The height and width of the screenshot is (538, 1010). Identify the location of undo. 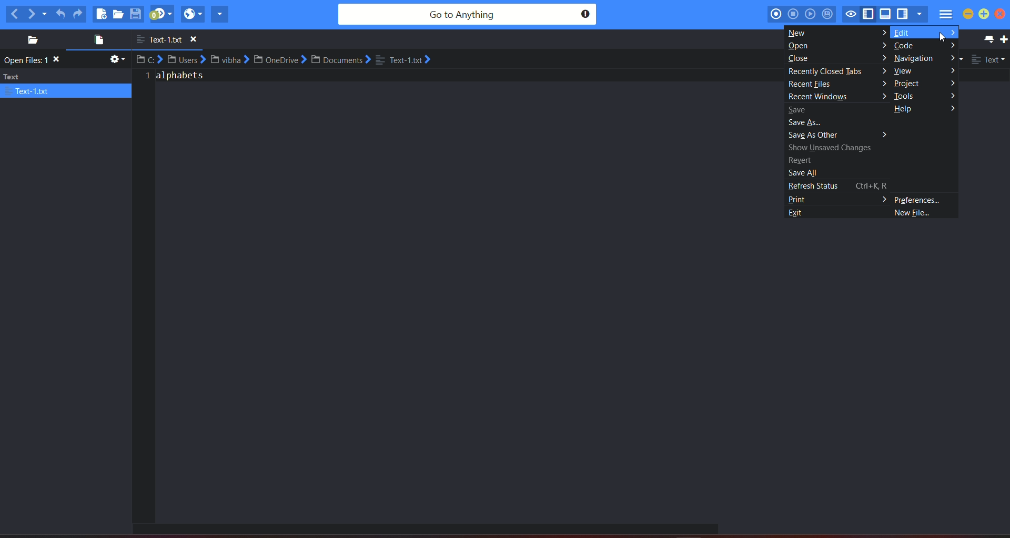
(60, 12).